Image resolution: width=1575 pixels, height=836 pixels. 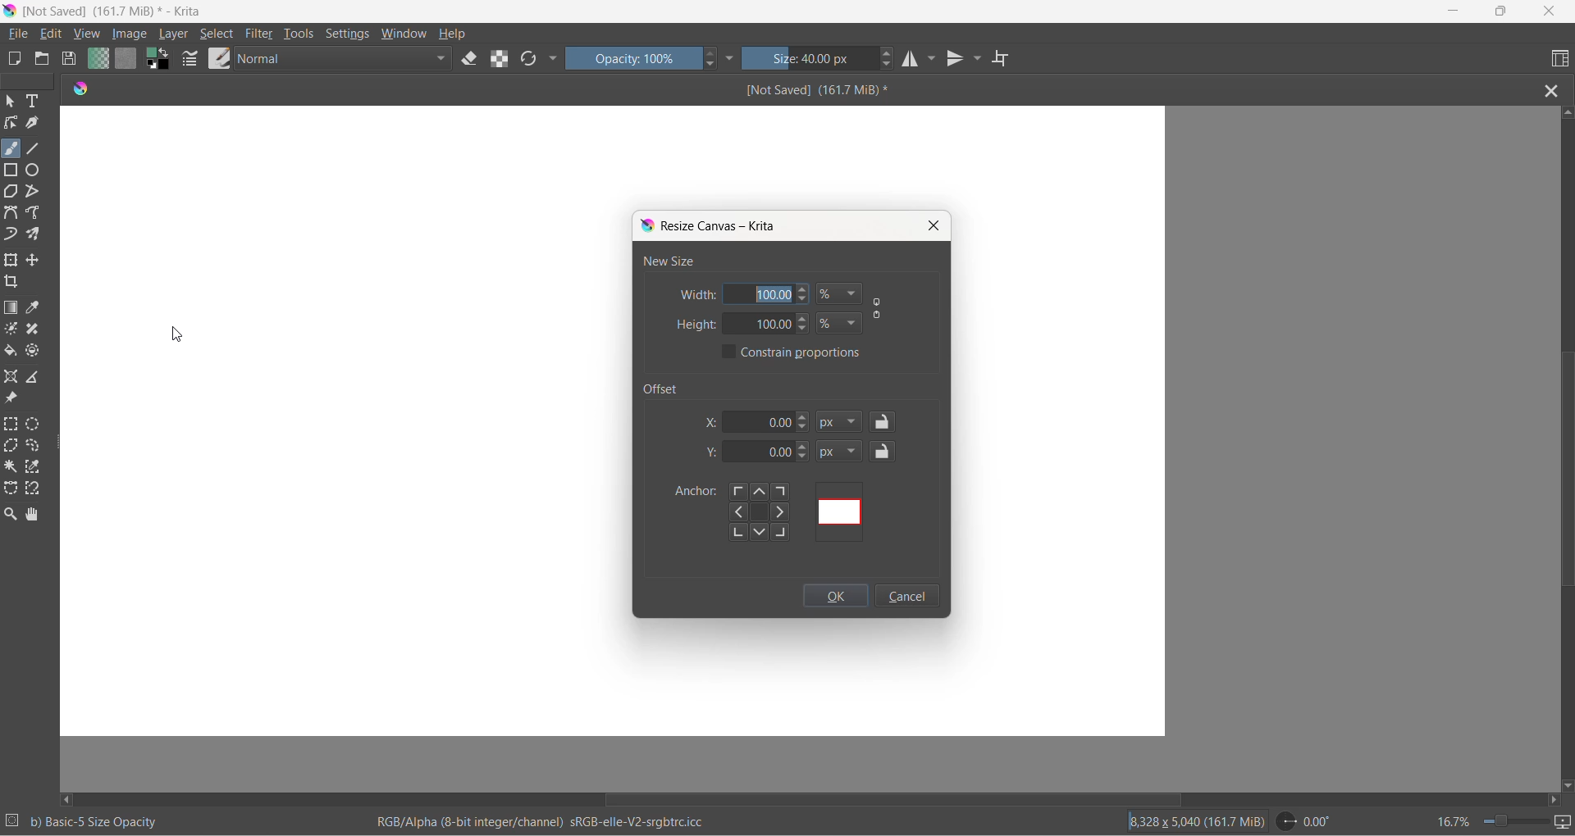 I want to click on x-axis, so click(x=712, y=421).